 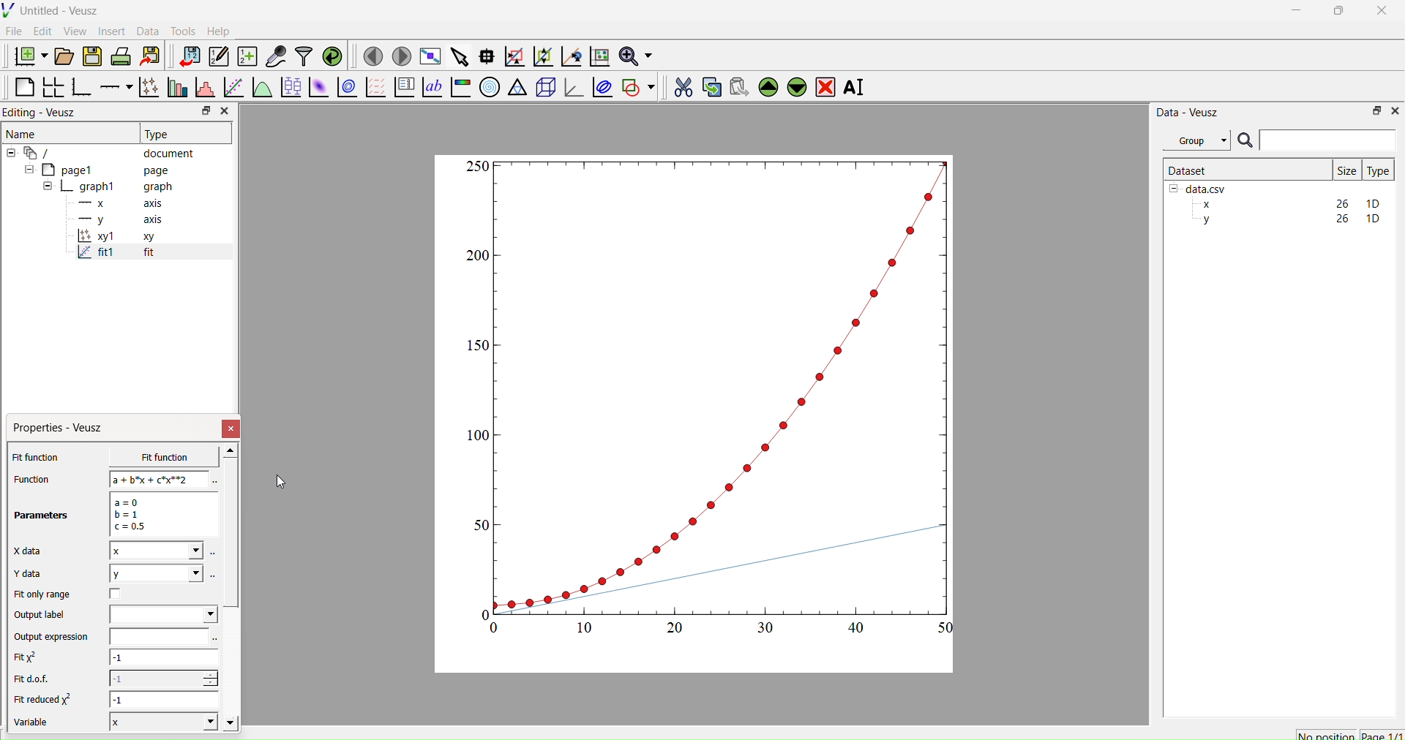 I want to click on Editing - Veusz, so click(x=44, y=112).